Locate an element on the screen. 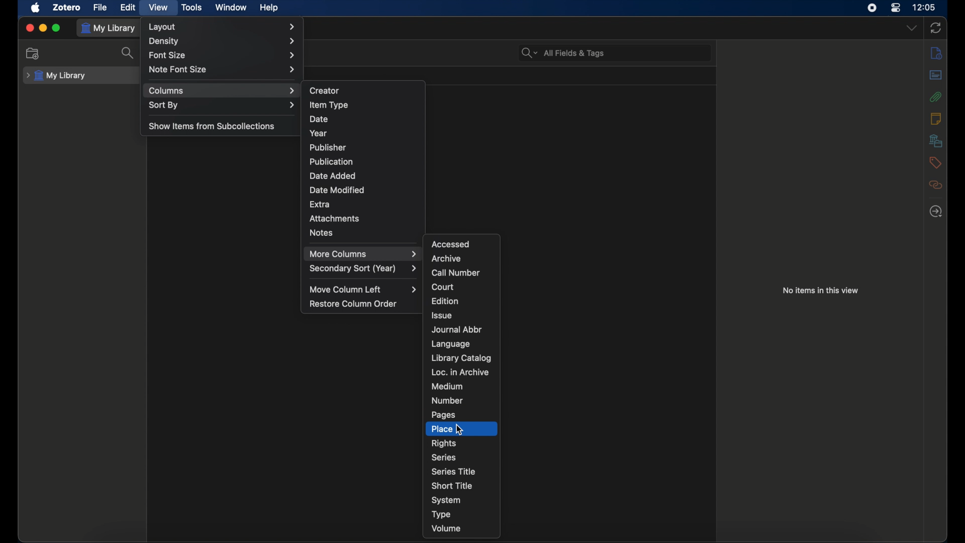  file is located at coordinates (100, 8).